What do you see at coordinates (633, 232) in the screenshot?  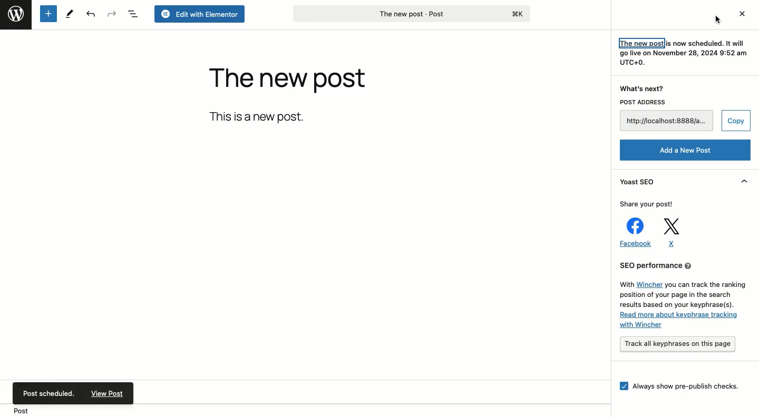 I see `Facebook` at bounding box center [633, 232].